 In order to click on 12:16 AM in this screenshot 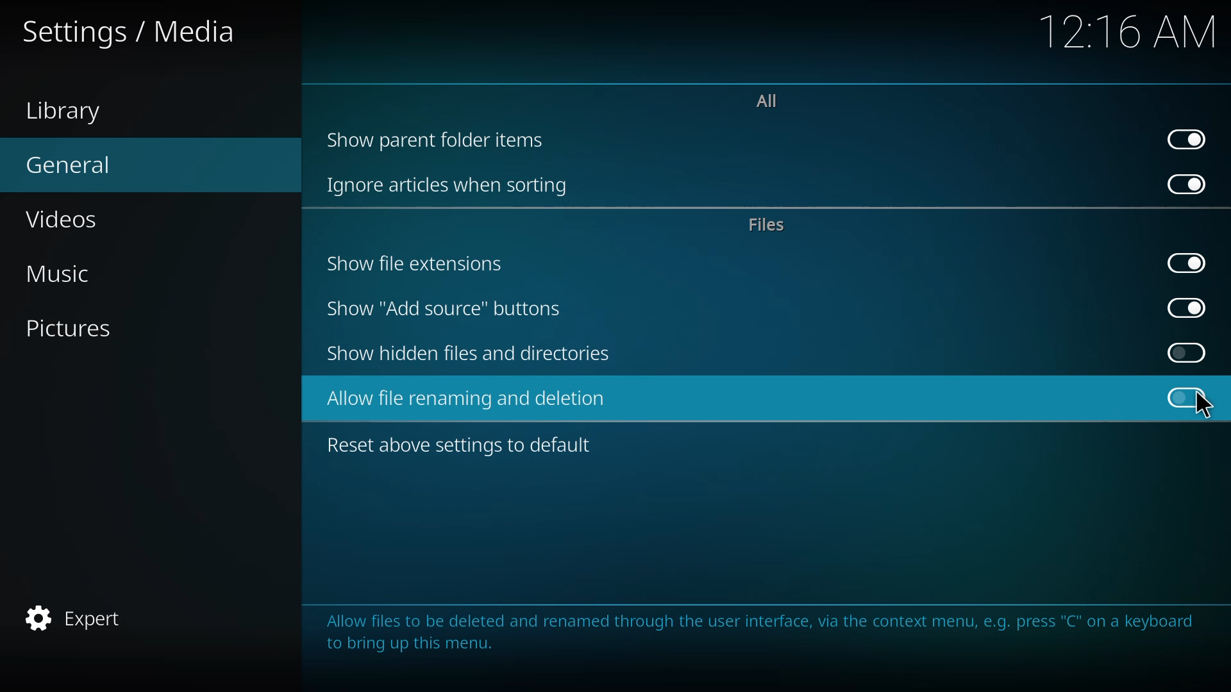, I will do `click(1122, 38)`.